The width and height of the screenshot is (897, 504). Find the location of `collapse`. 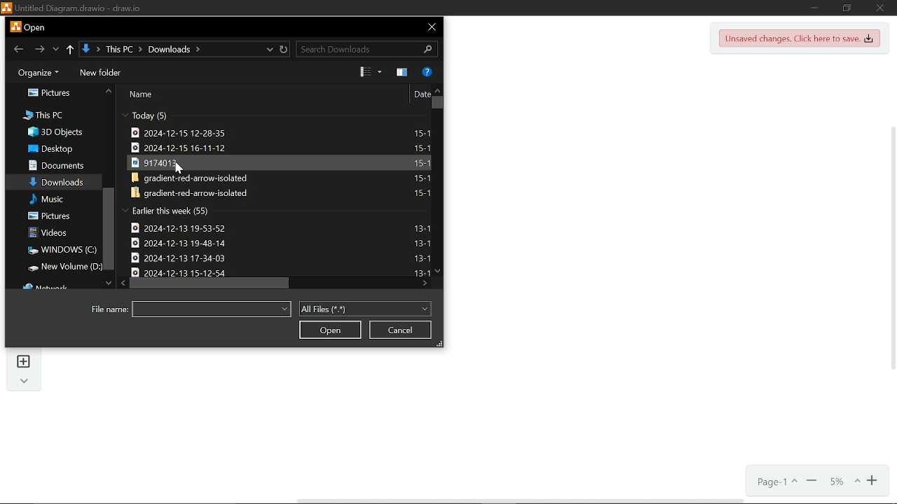

collapse is located at coordinates (123, 114).